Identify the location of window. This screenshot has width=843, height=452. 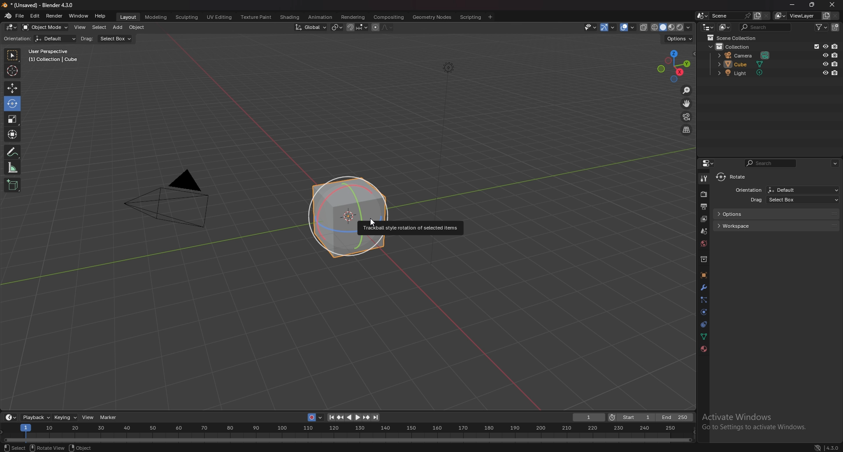
(78, 16).